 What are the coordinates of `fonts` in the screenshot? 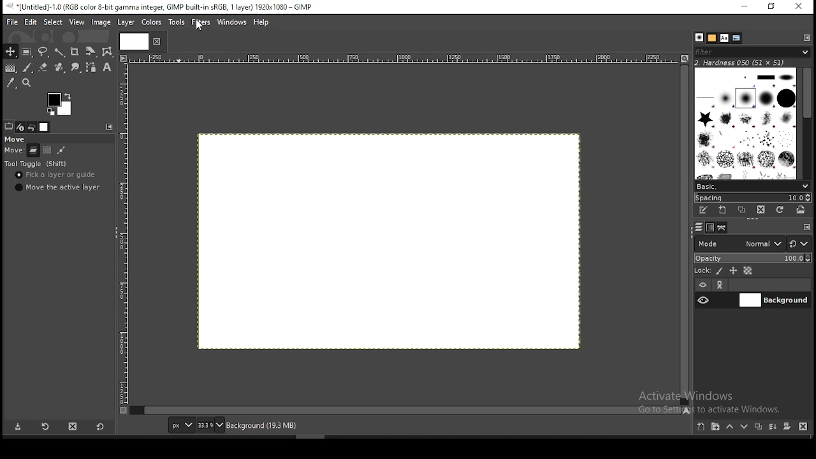 It's located at (724, 38).